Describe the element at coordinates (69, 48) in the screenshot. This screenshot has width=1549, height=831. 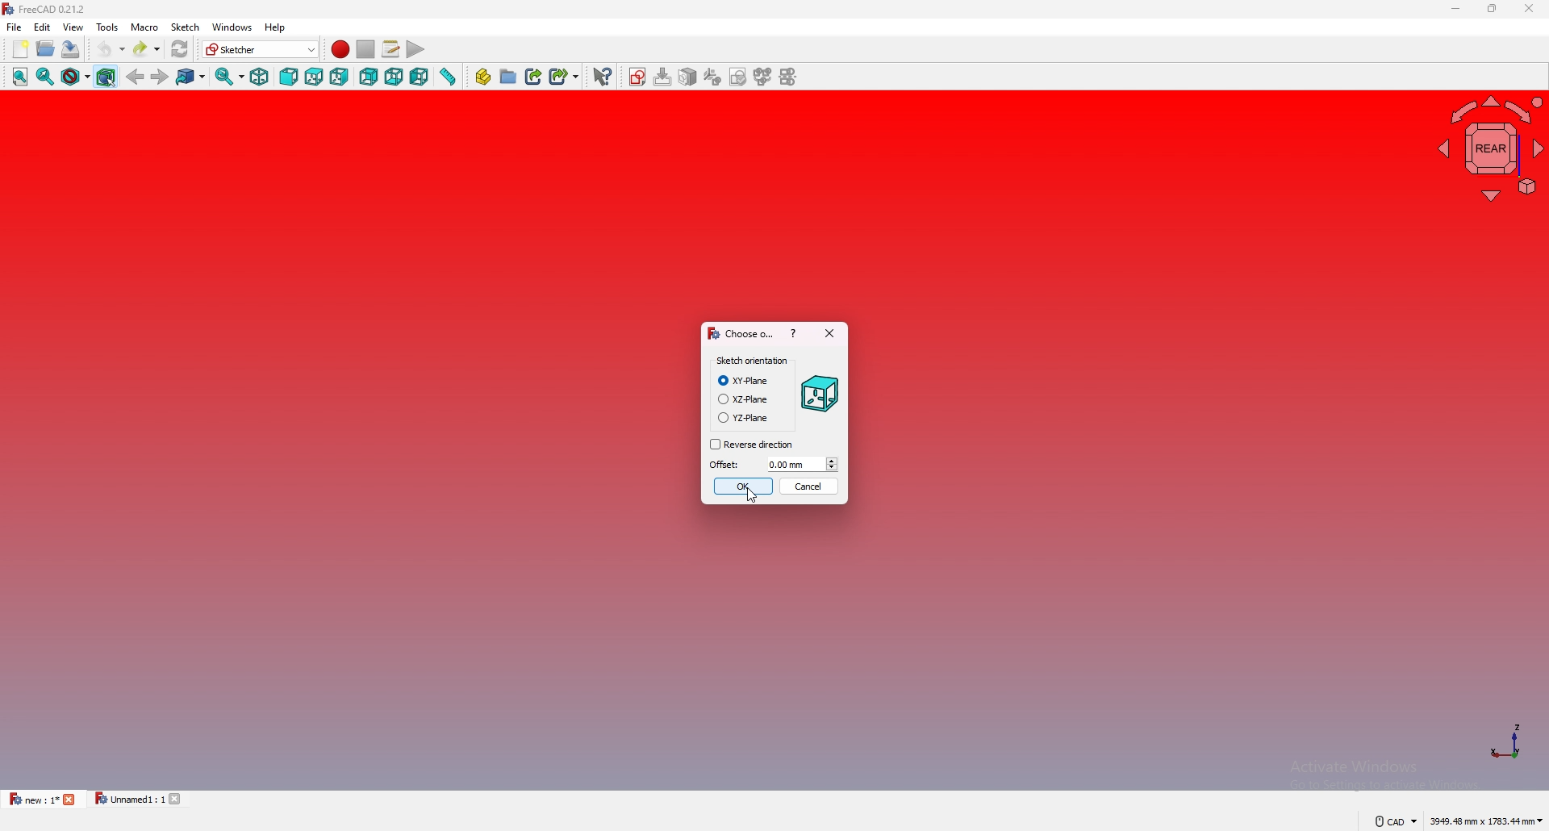
I see `save` at that location.